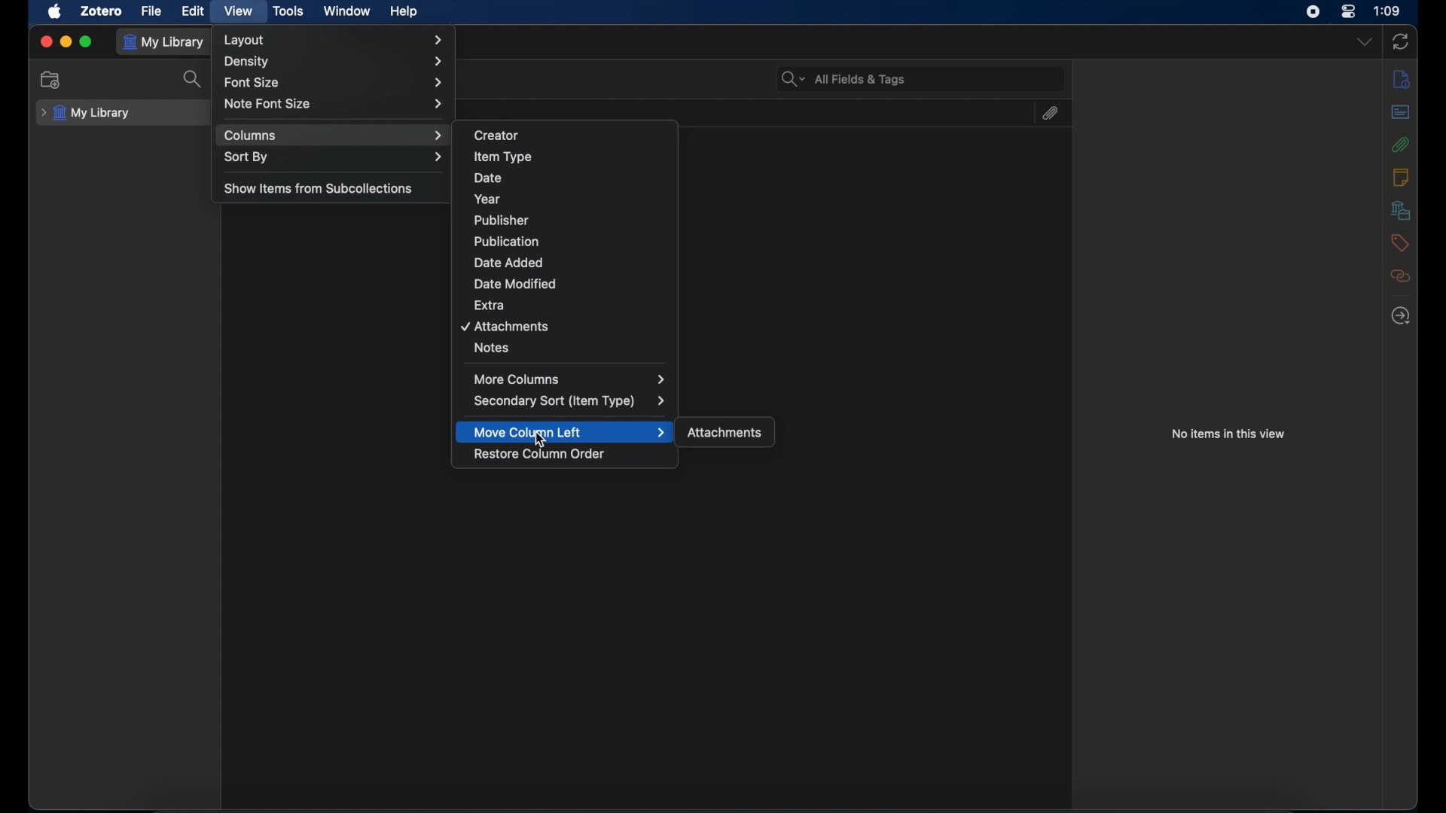 This screenshot has width=1446, height=813. Describe the element at coordinates (1049, 113) in the screenshot. I see `attachments` at that location.